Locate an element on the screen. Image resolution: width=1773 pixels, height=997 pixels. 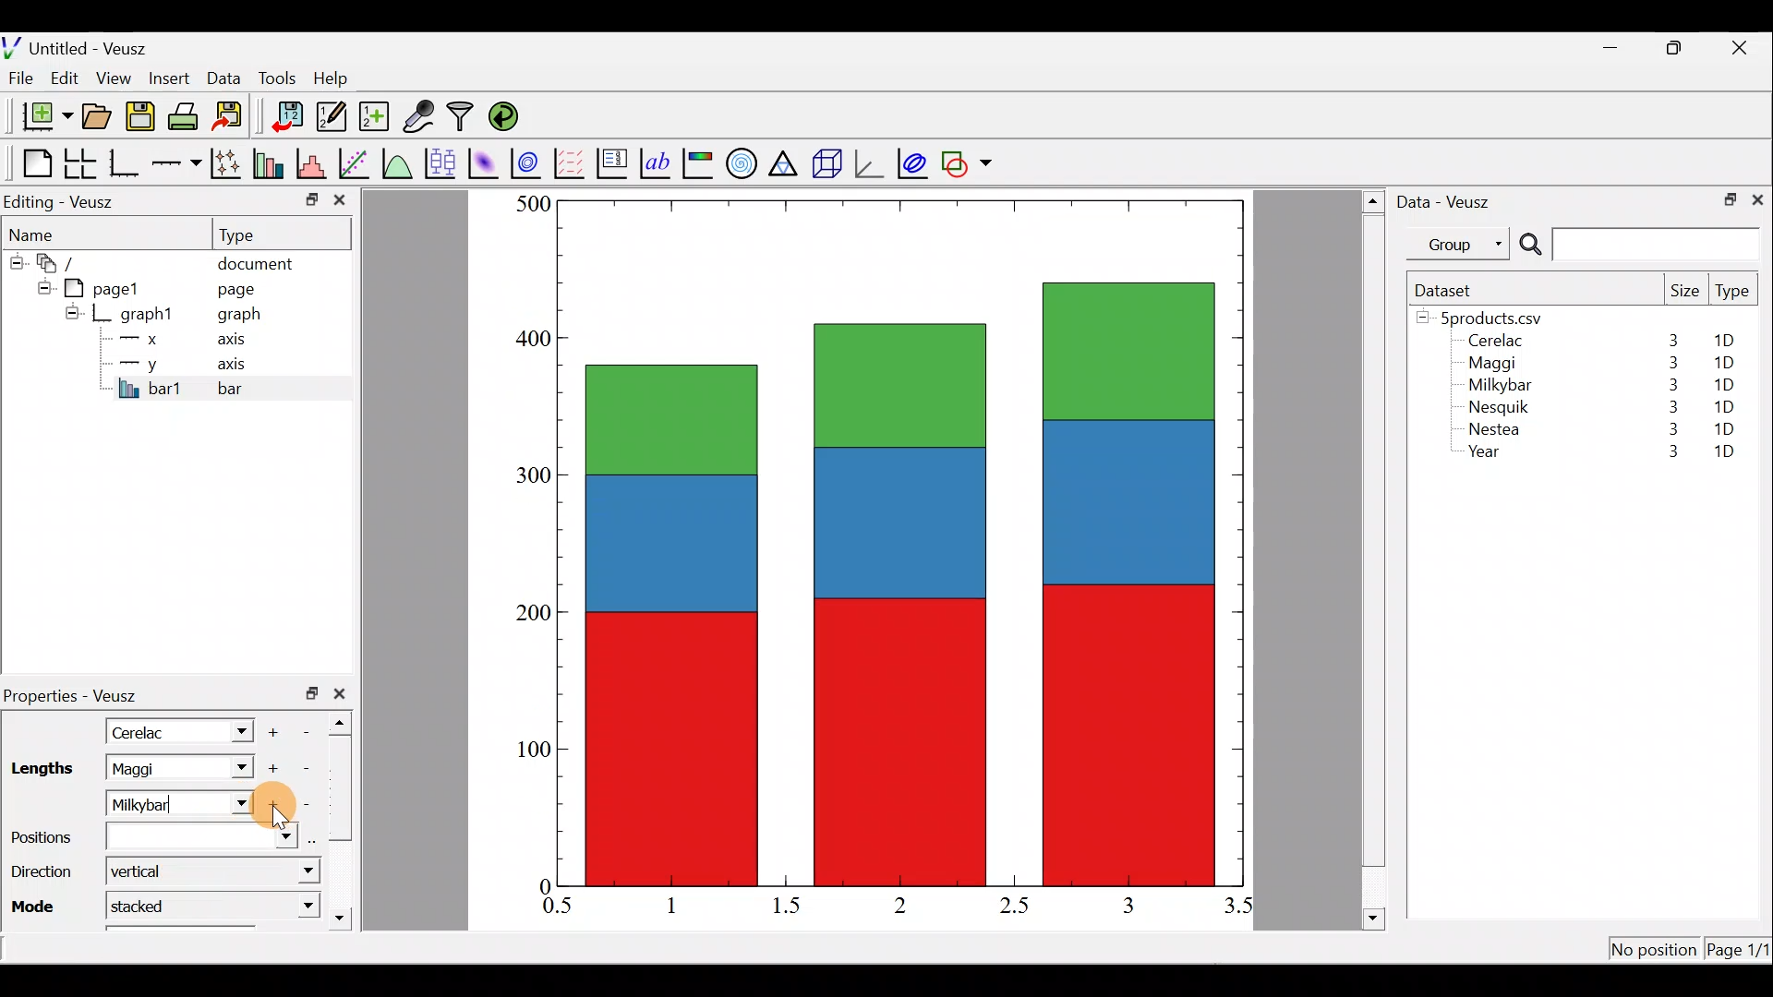
pagel is located at coordinates (110, 286).